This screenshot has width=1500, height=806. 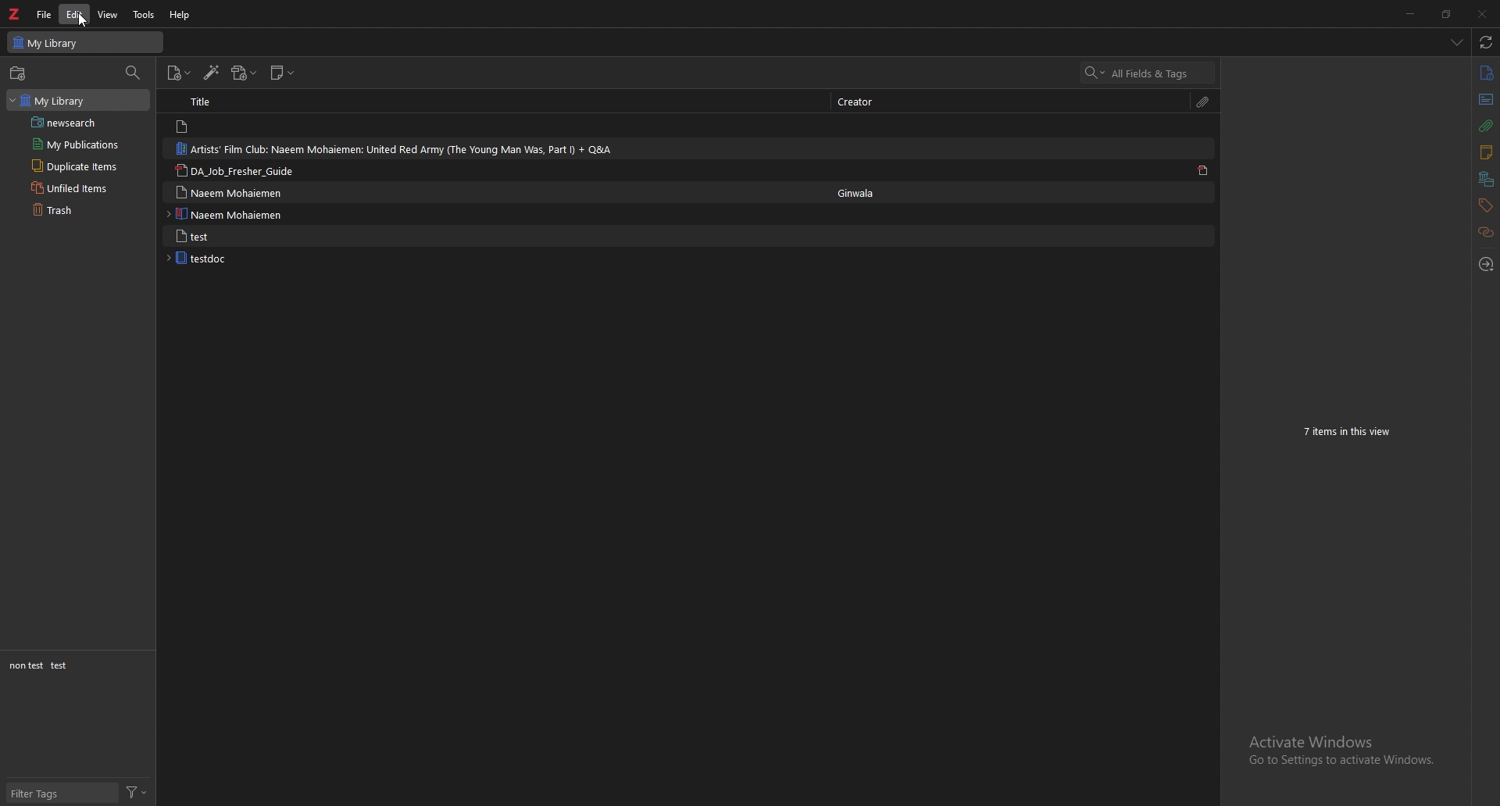 What do you see at coordinates (1484, 152) in the screenshot?
I see `notes` at bounding box center [1484, 152].